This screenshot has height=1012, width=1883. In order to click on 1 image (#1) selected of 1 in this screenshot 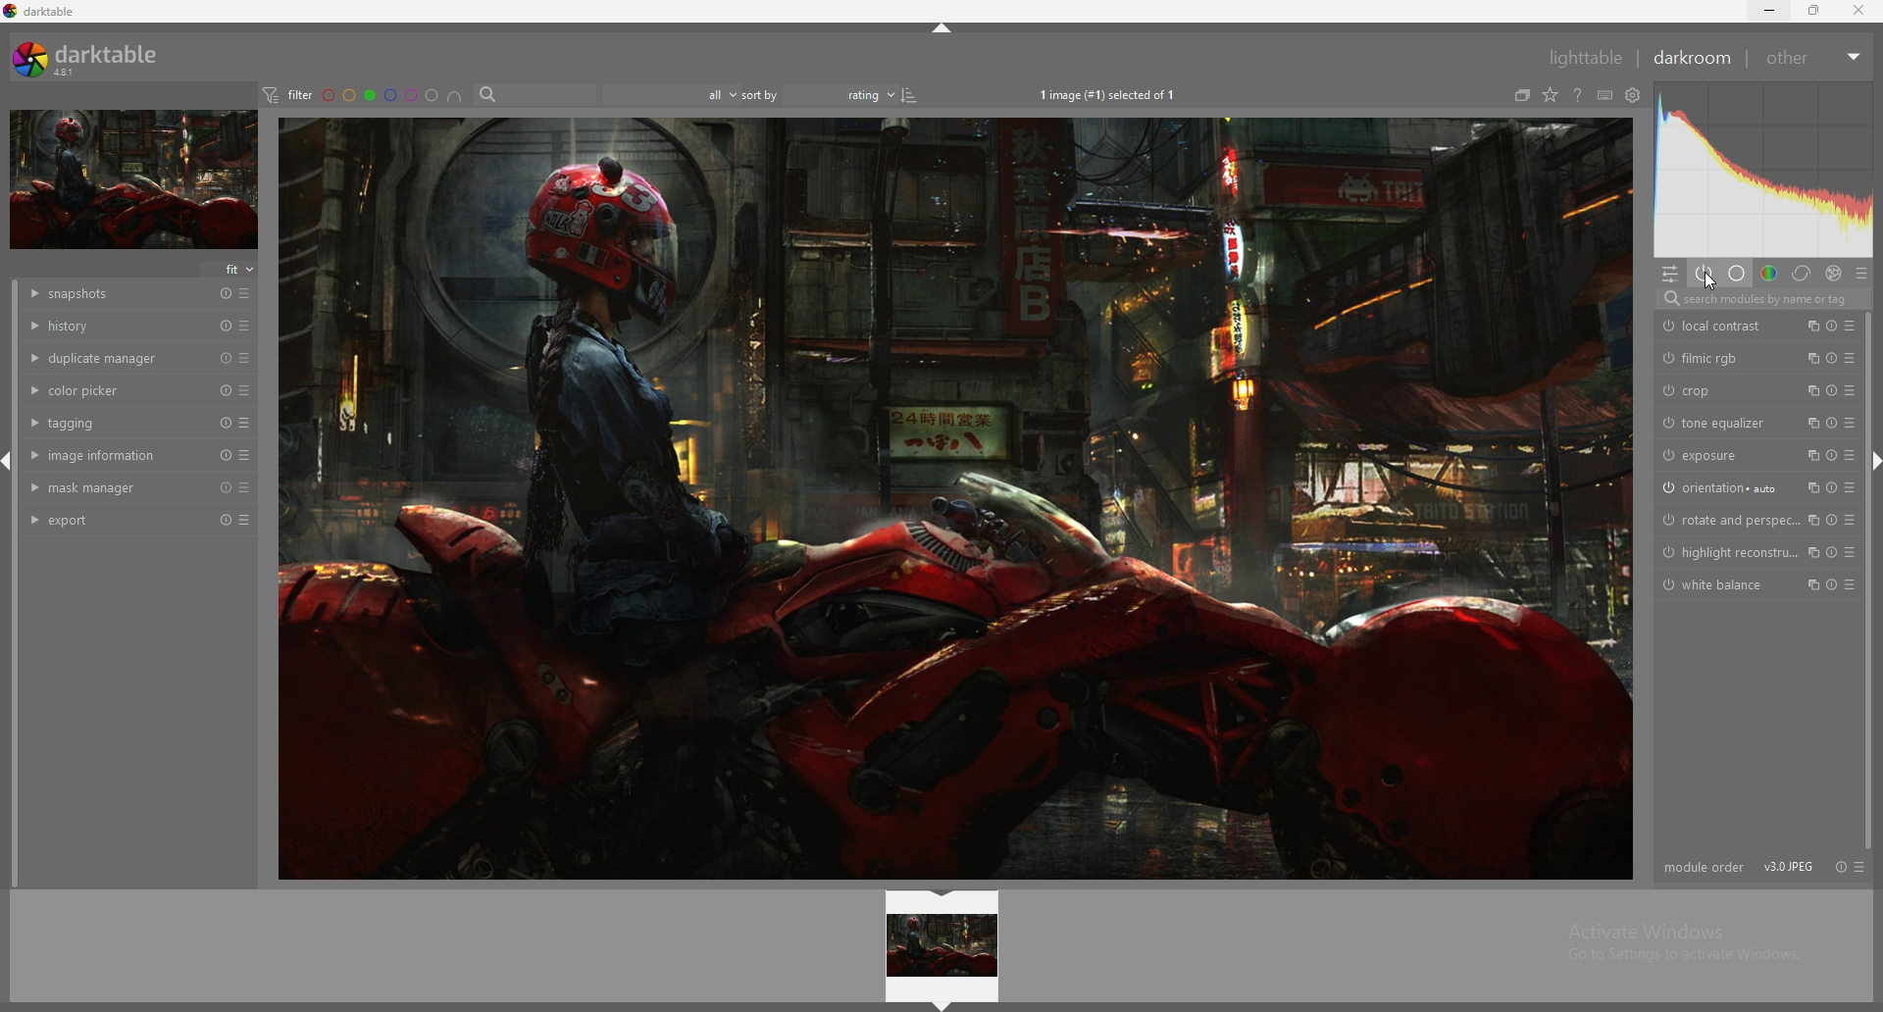, I will do `click(1115, 96)`.